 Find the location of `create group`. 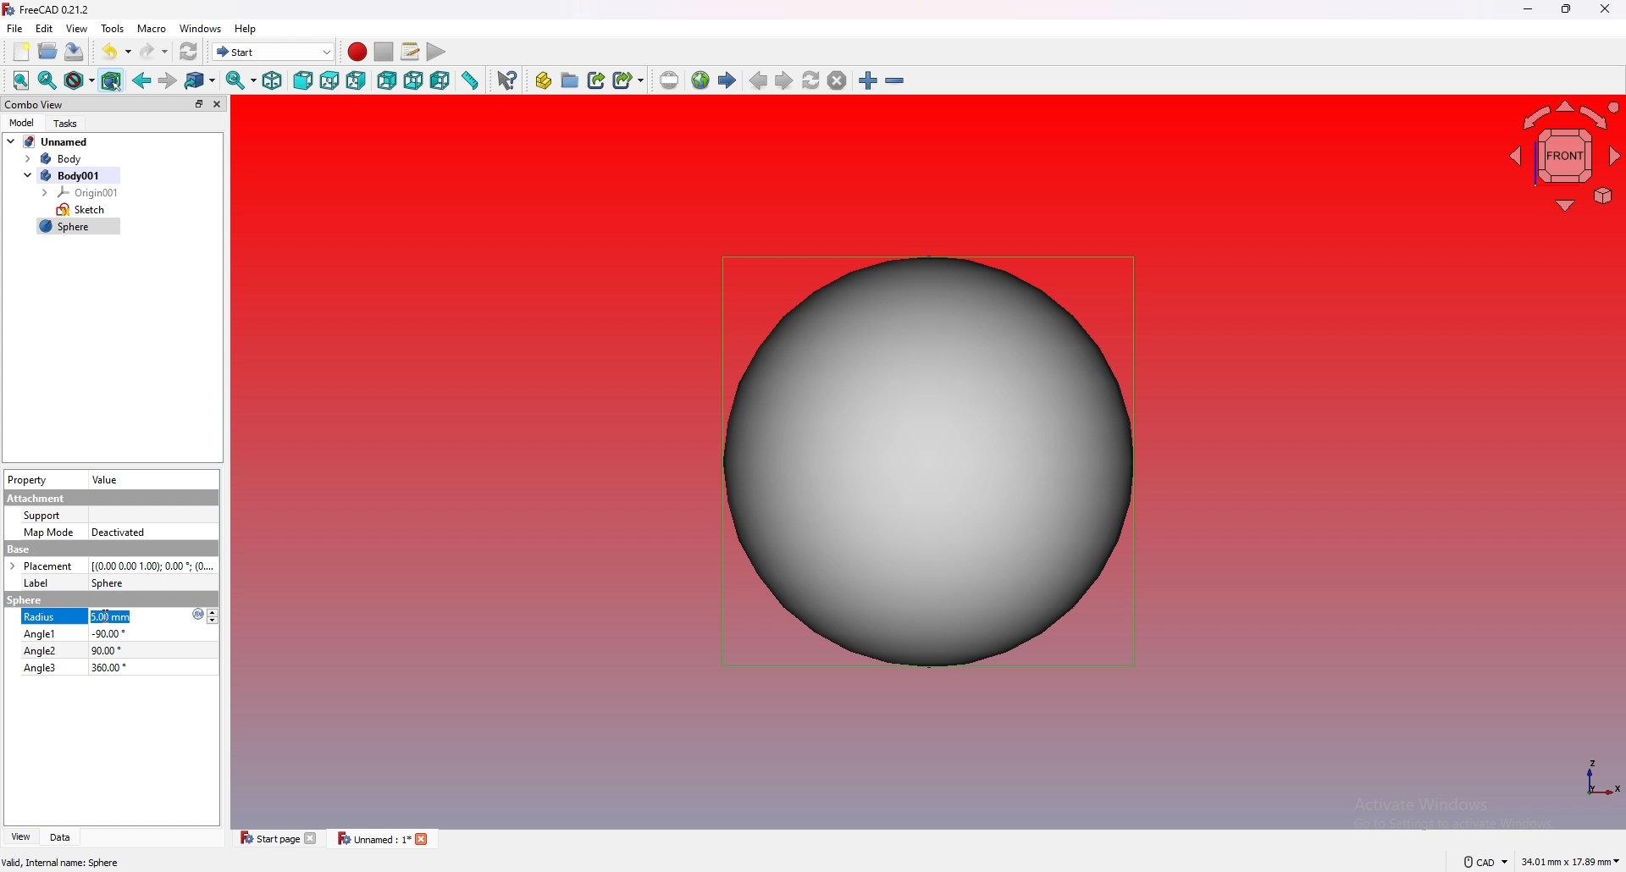

create group is located at coordinates (570, 80).